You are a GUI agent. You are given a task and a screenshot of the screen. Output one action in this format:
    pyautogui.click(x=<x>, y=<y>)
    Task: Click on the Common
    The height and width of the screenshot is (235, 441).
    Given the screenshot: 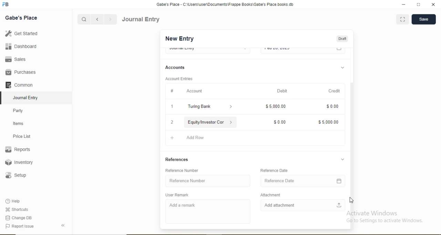 What is the action you would take?
    pyautogui.click(x=19, y=85)
    